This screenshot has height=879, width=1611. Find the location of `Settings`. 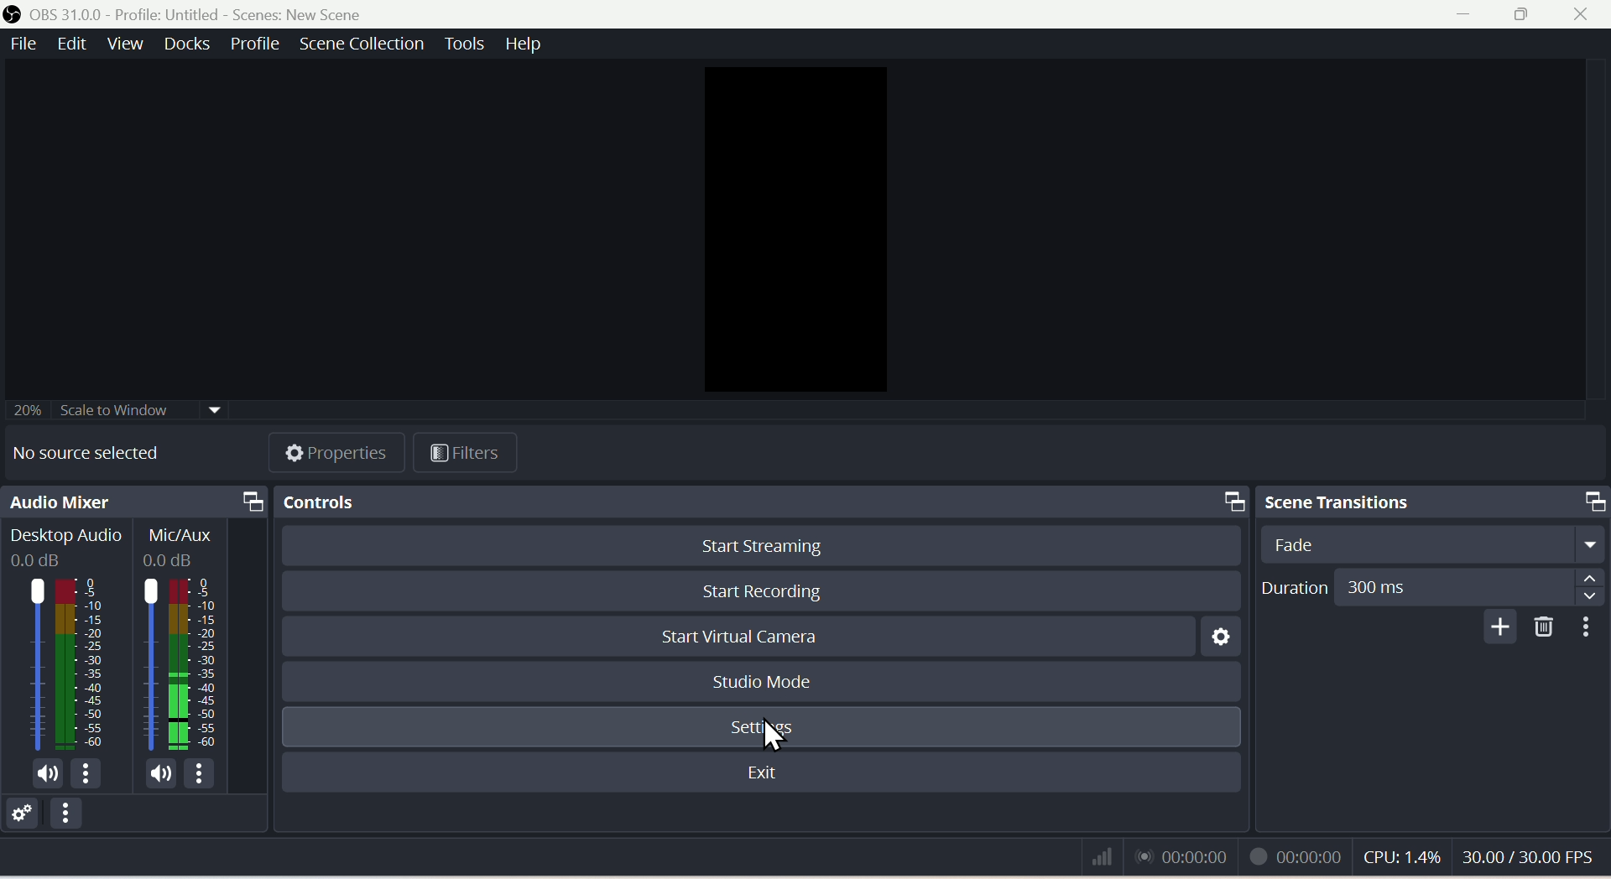

Settings is located at coordinates (761, 731).